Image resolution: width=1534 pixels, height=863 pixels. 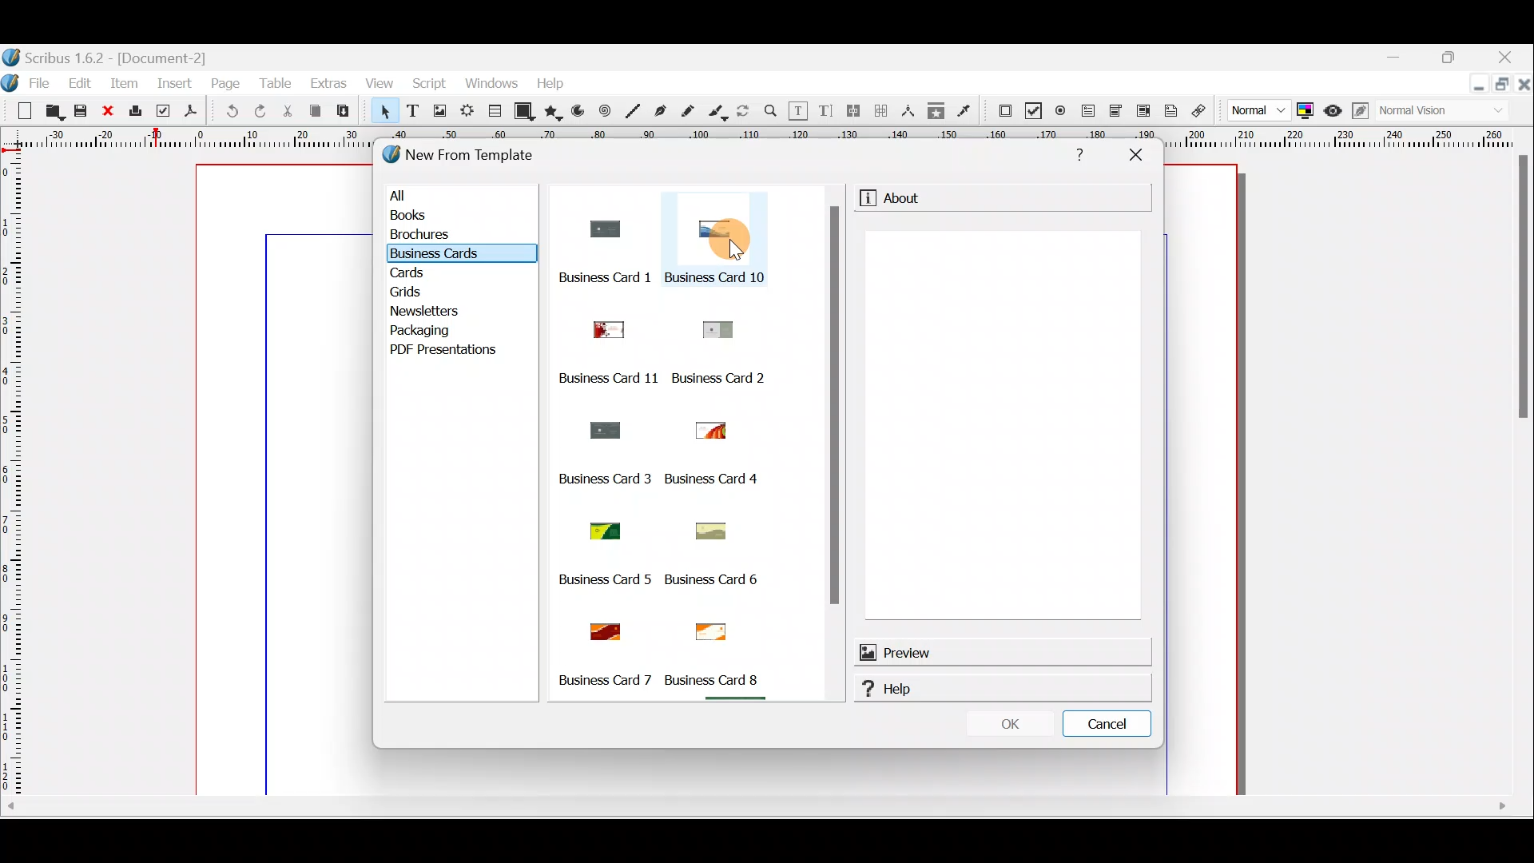 What do you see at coordinates (720, 113) in the screenshot?
I see `Calligraphic line` at bounding box center [720, 113].